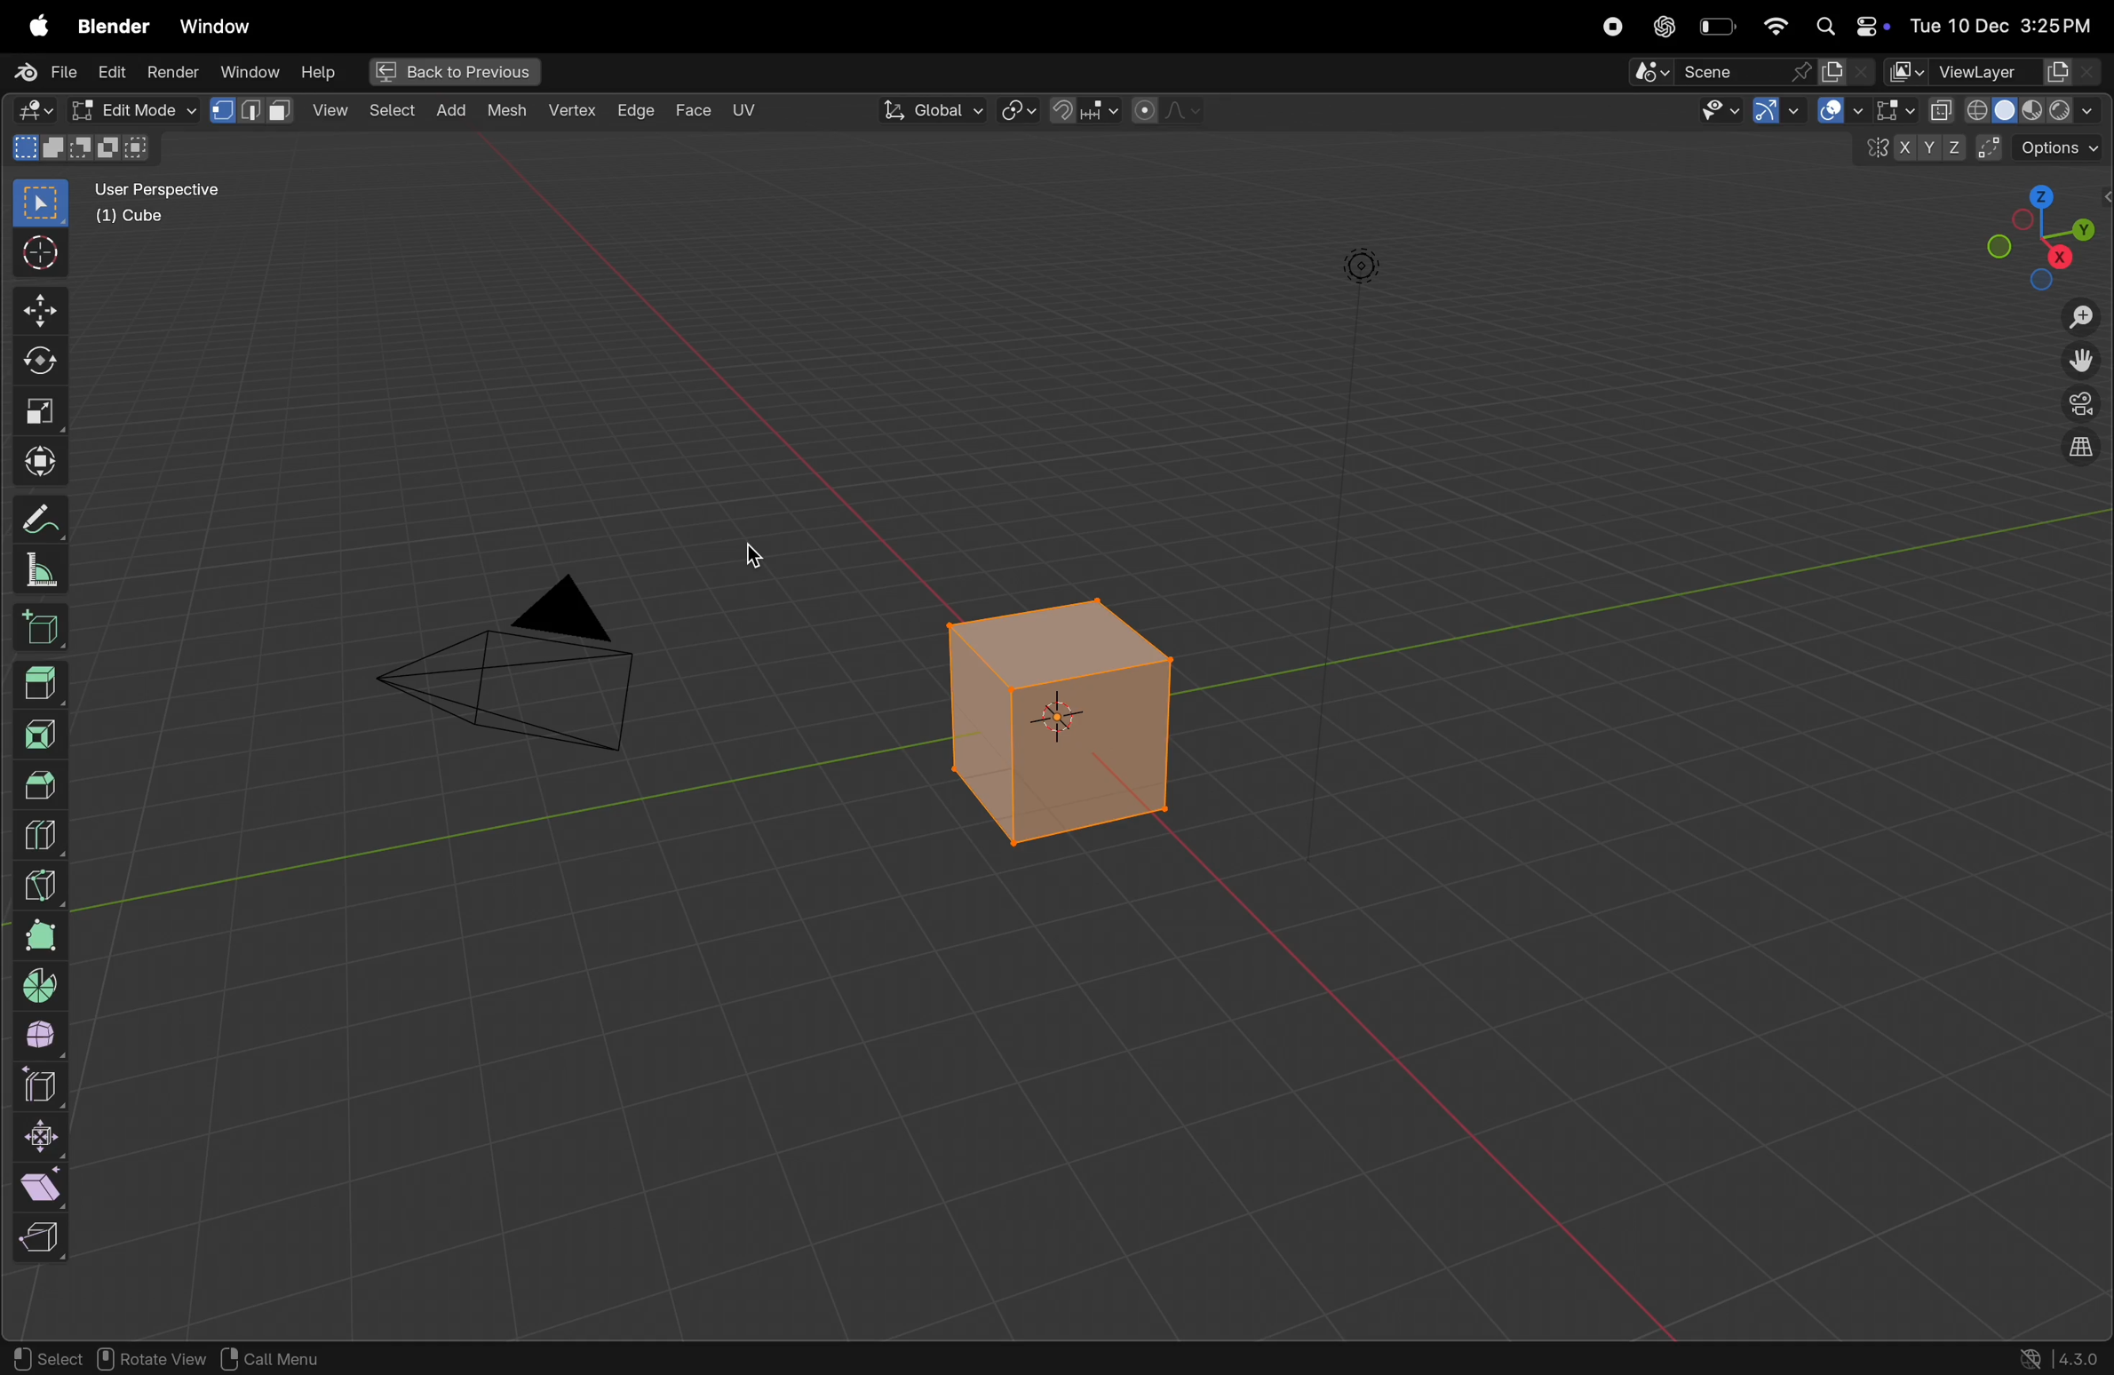 The image size is (2114, 1375). Describe the element at coordinates (35, 462) in the screenshot. I see `transform` at that location.